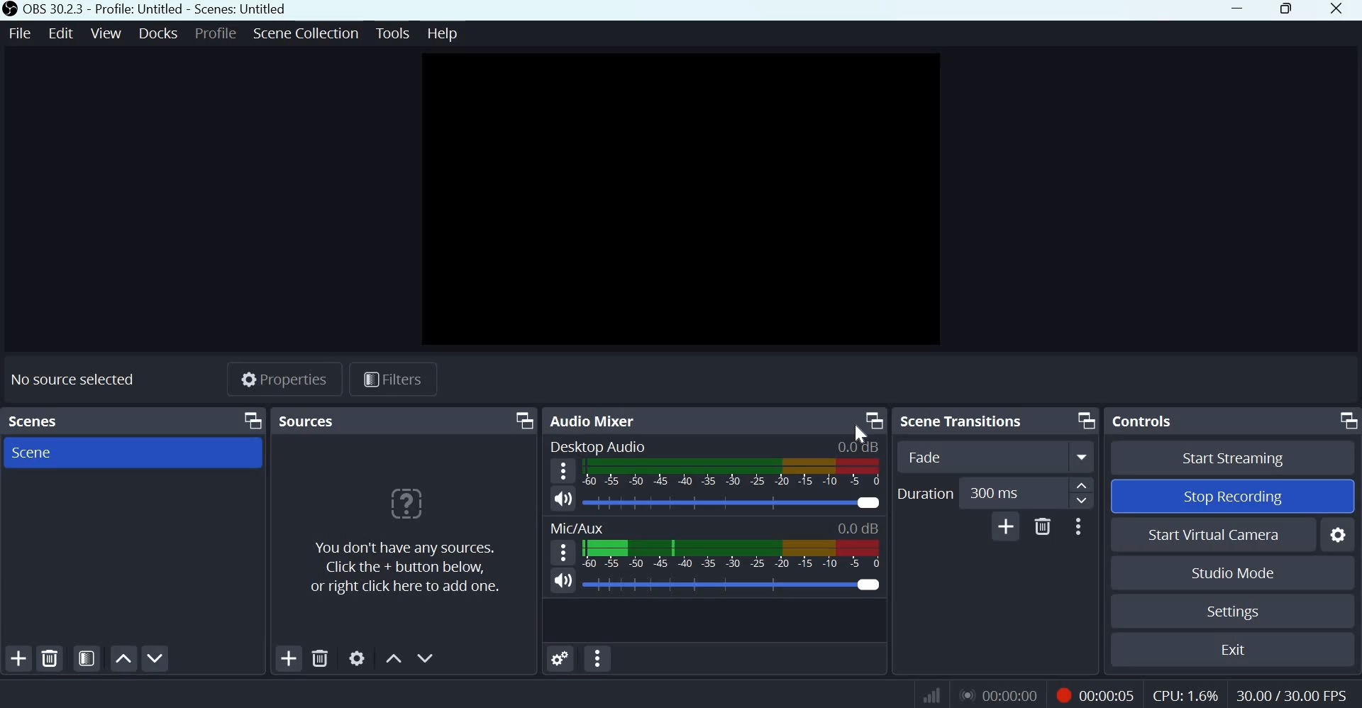  Describe the element at coordinates (157, 33) in the screenshot. I see `Docks` at that location.